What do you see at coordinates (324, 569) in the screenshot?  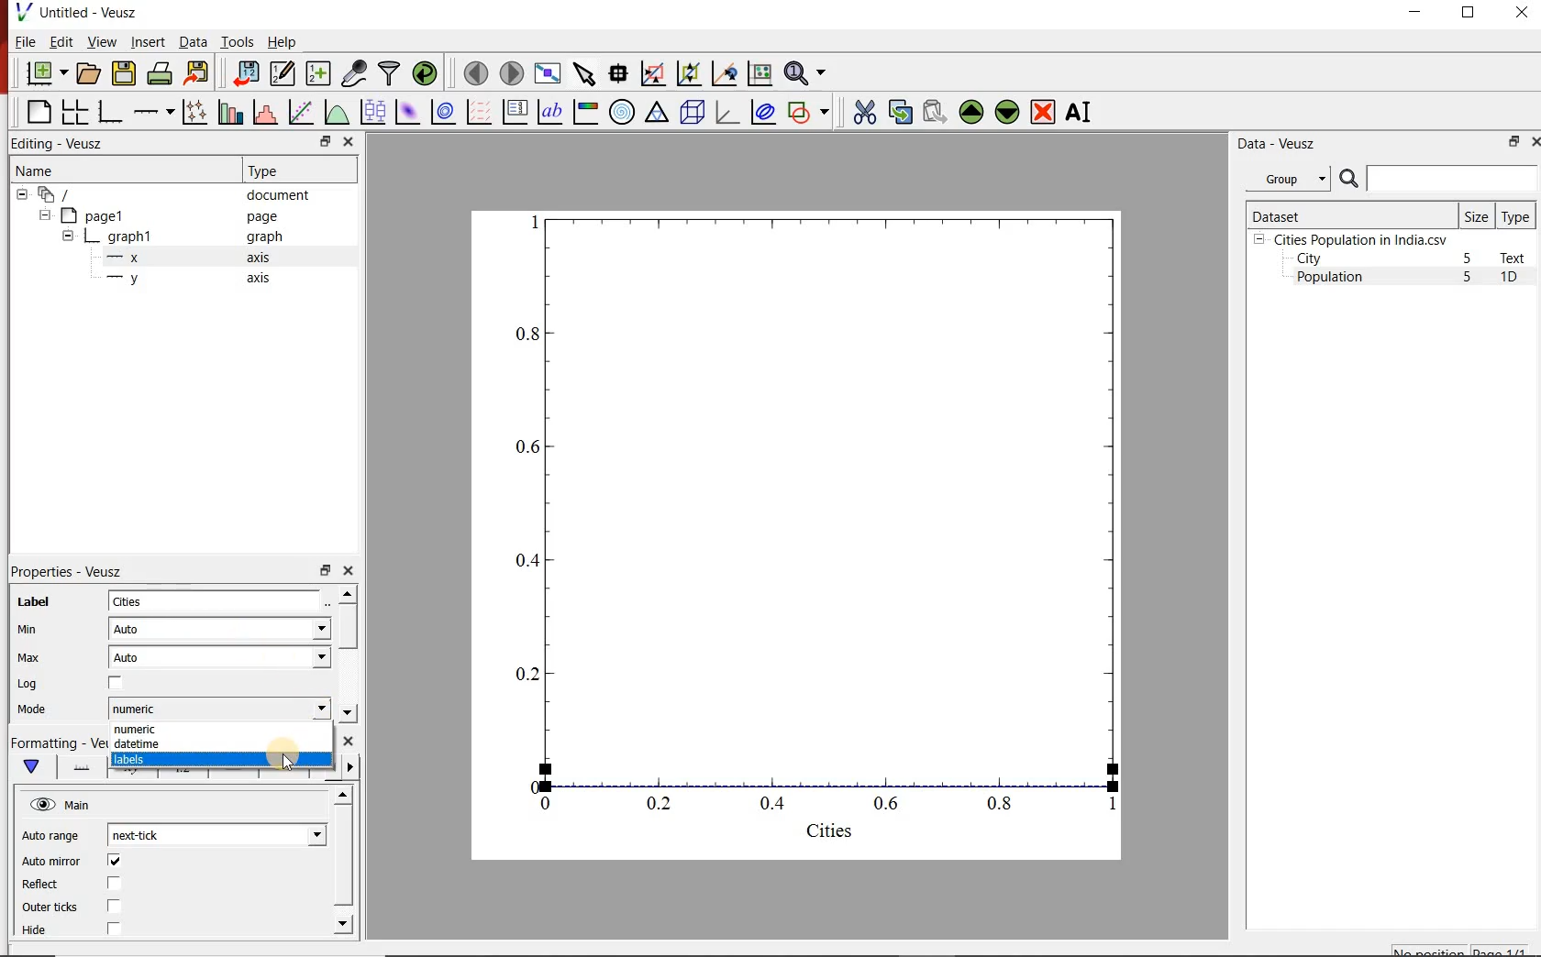 I see `restore` at bounding box center [324, 569].